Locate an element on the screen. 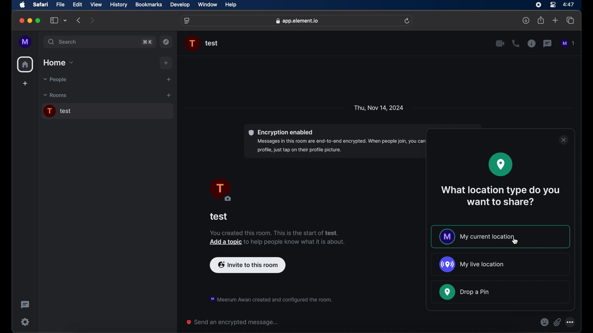 The height and width of the screenshot is (333, 593). my current location highlighted is located at coordinates (501, 237).